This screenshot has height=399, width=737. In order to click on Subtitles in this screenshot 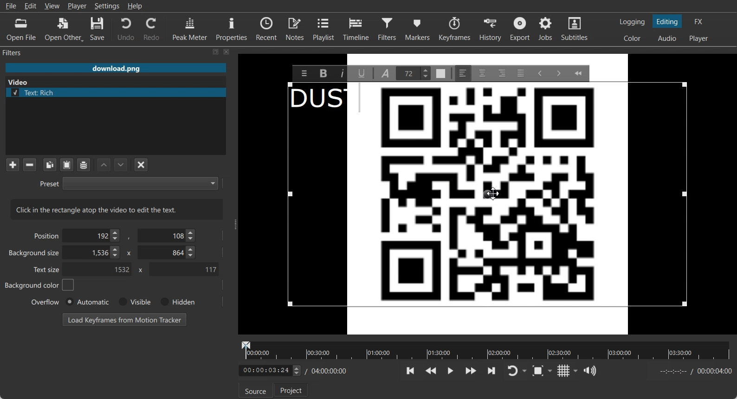, I will do `click(575, 29)`.